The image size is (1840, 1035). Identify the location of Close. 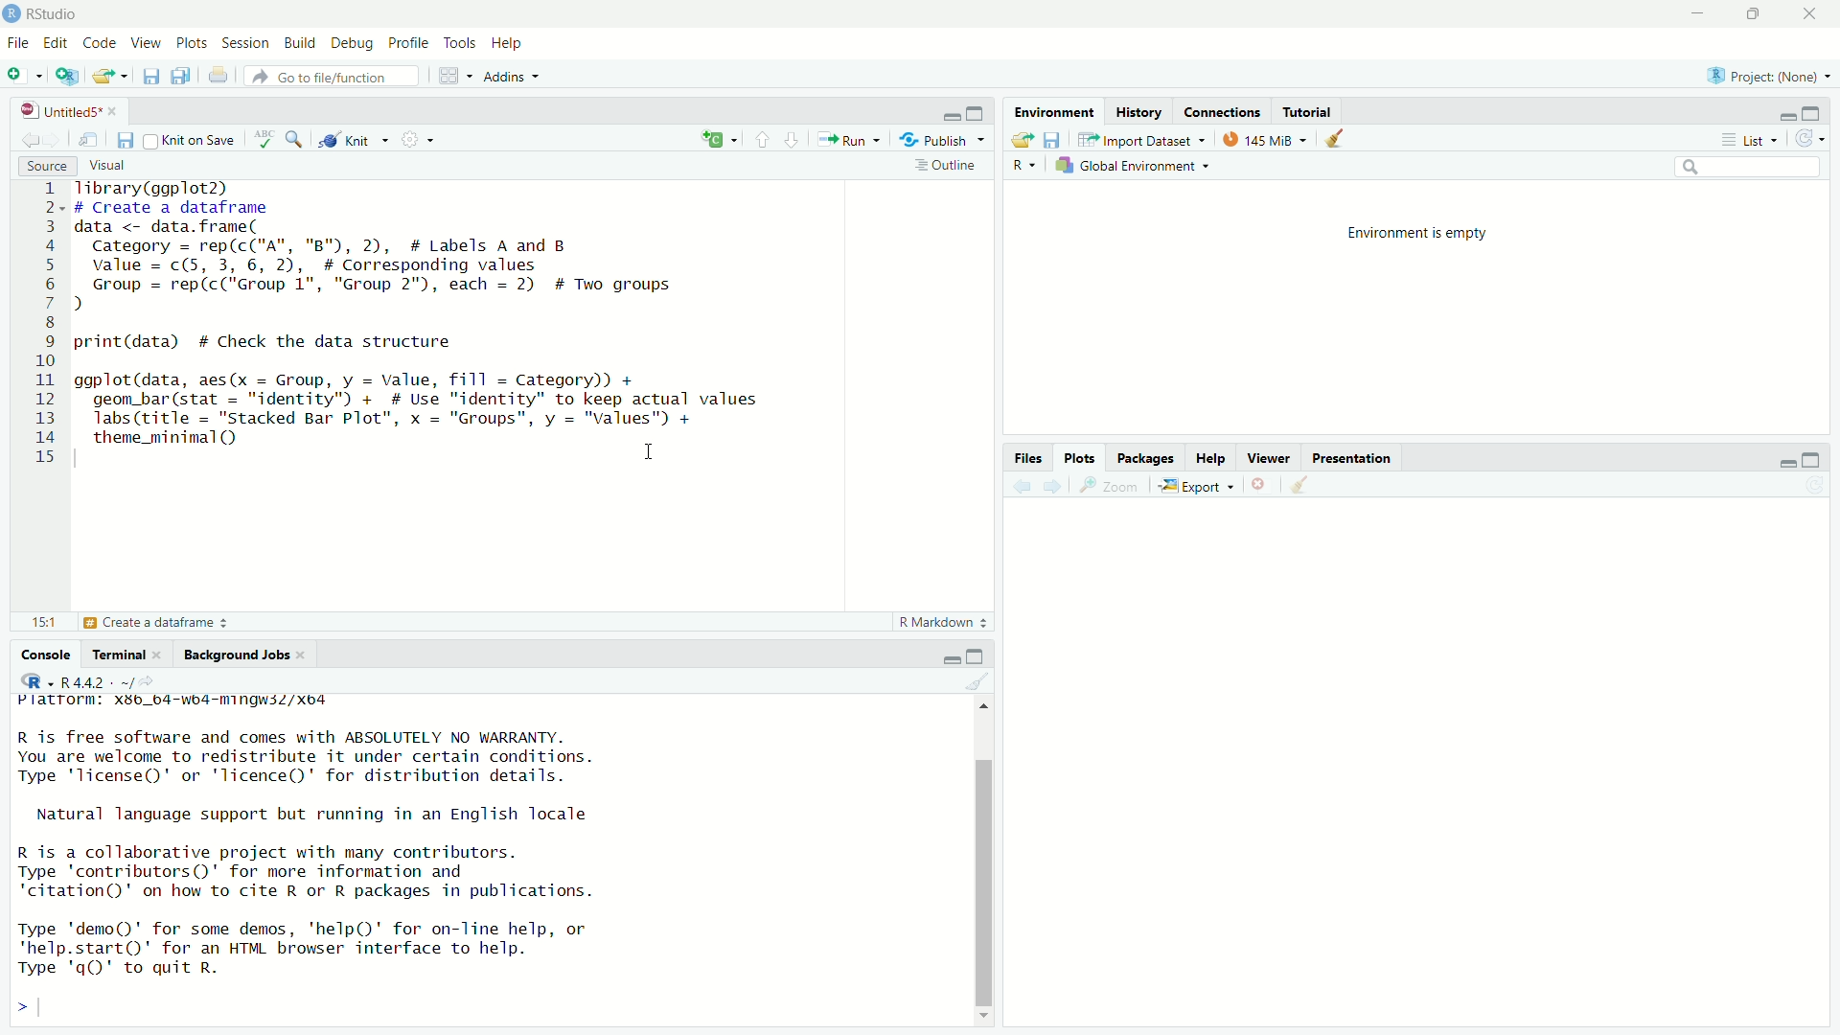
(1262, 485).